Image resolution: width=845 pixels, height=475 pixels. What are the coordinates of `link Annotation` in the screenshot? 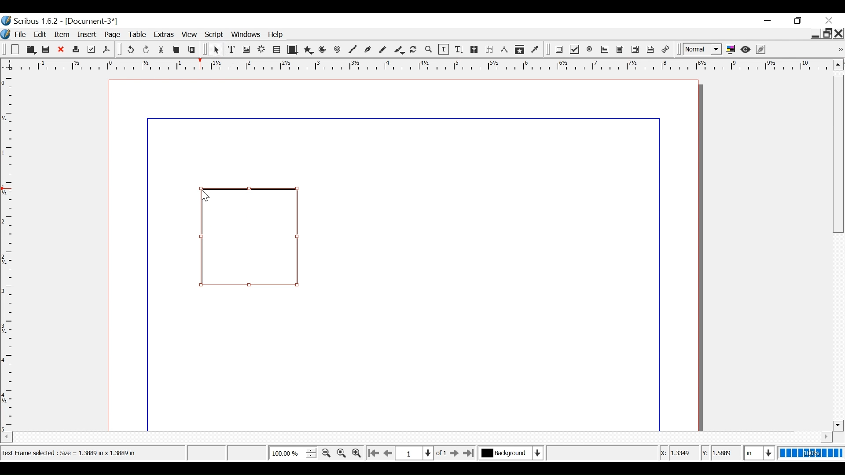 It's located at (666, 50).